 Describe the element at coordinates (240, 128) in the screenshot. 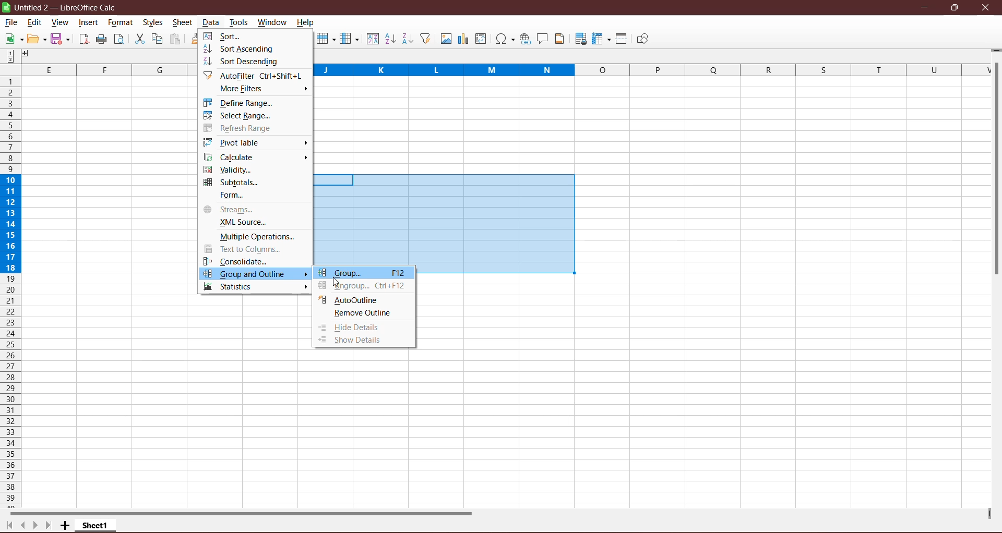

I see `Refresh Range` at that location.